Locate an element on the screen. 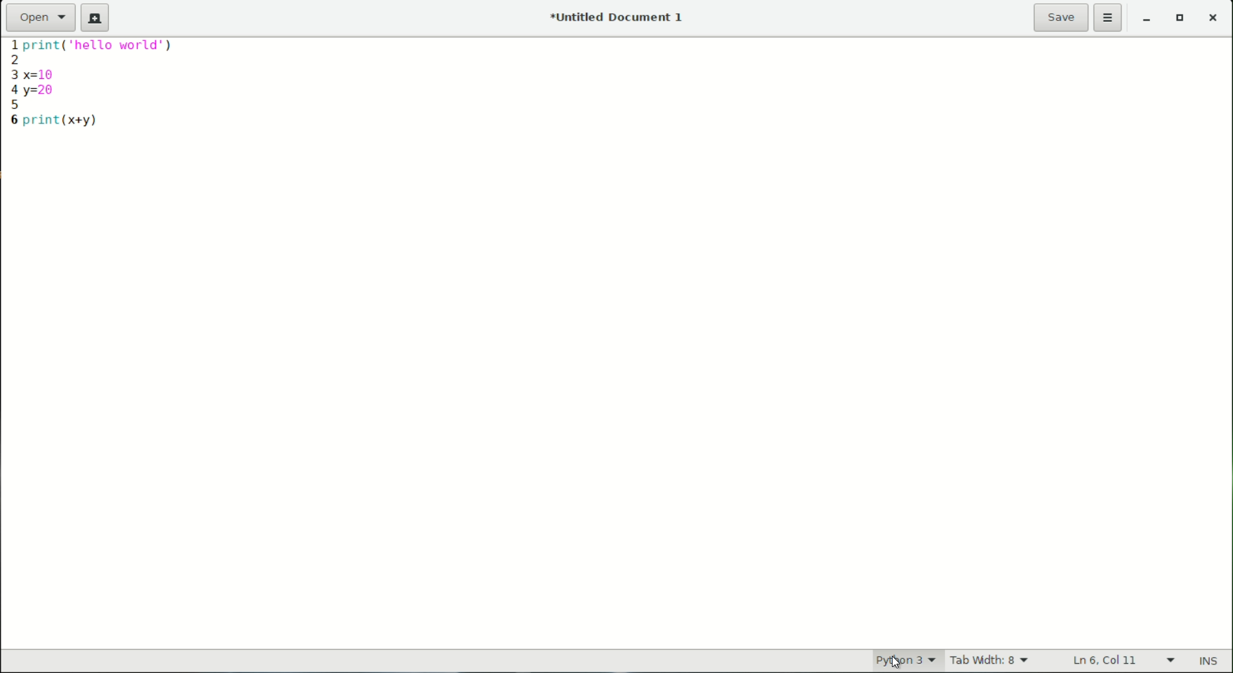 This screenshot has height=673, width=1233. print x + y is located at coordinates (62, 120).